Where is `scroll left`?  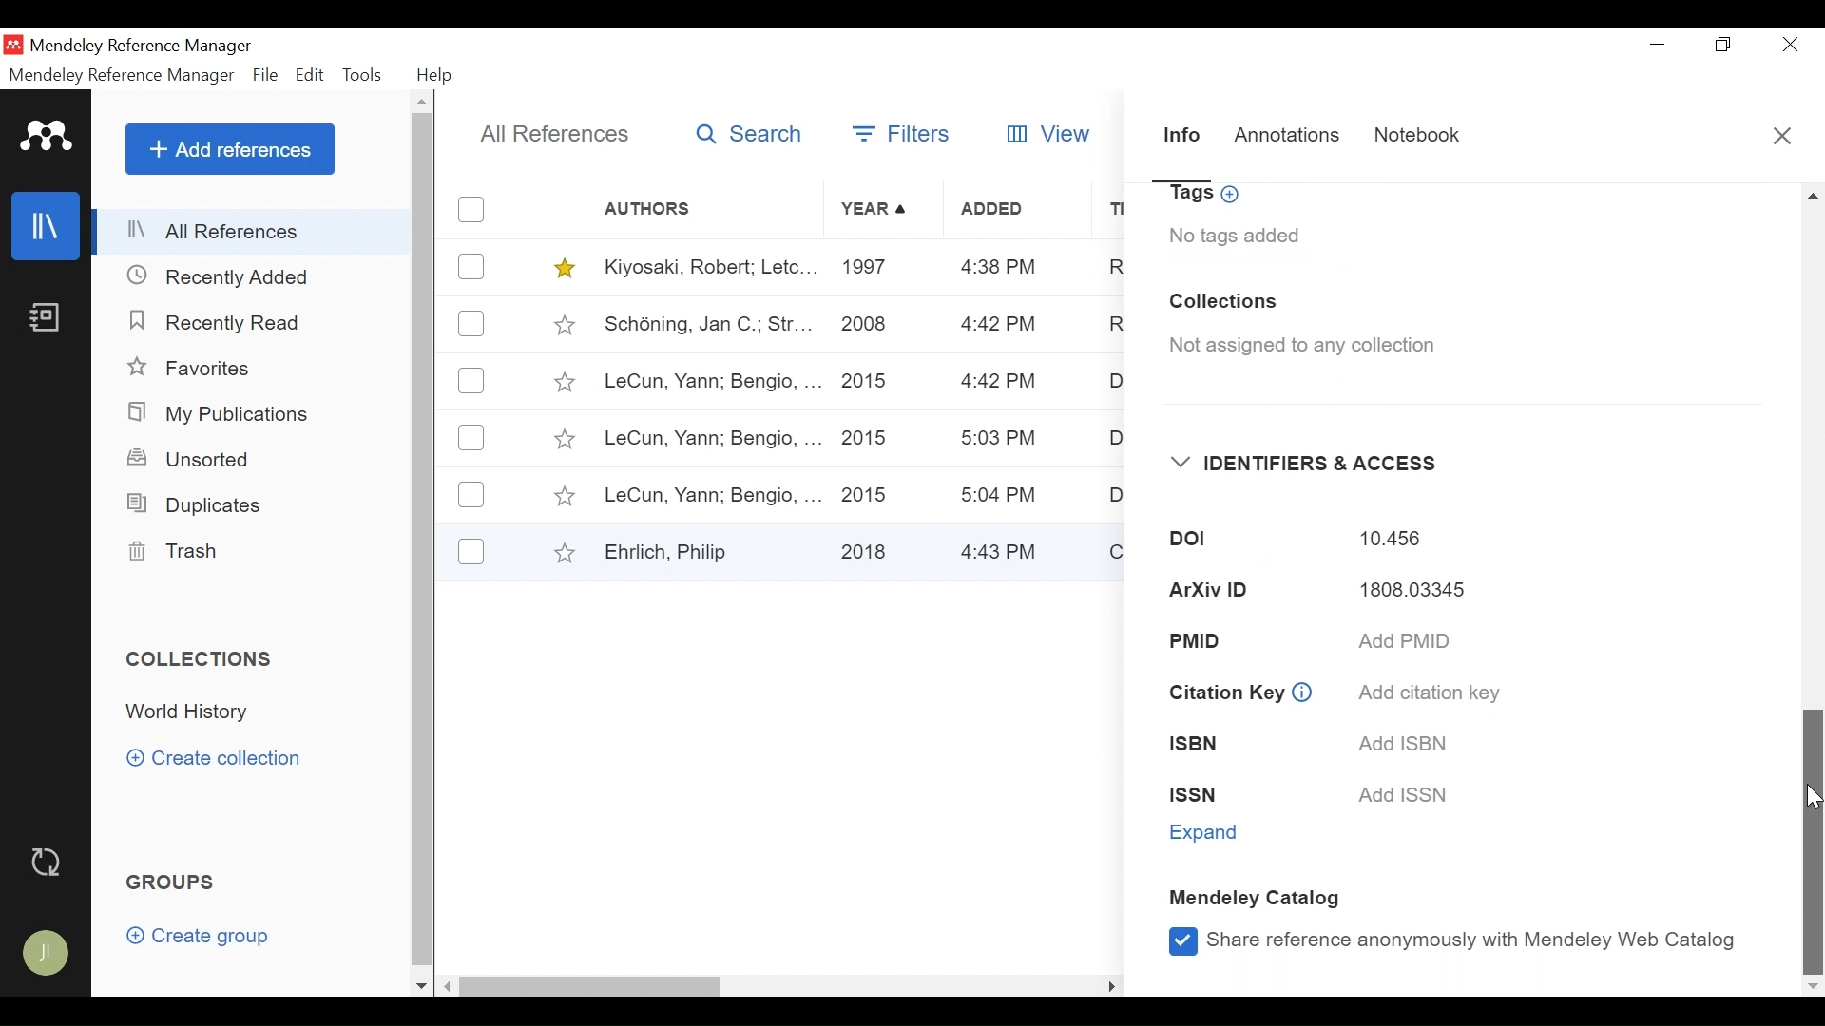
scroll left is located at coordinates (449, 986).